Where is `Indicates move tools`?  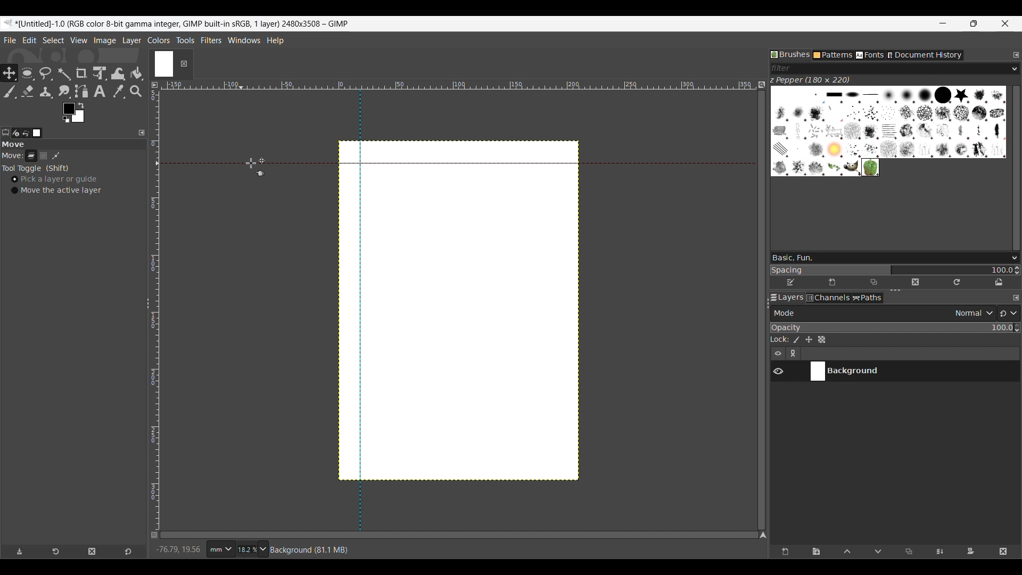 Indicates move tools is located at coordinates (12, 155).